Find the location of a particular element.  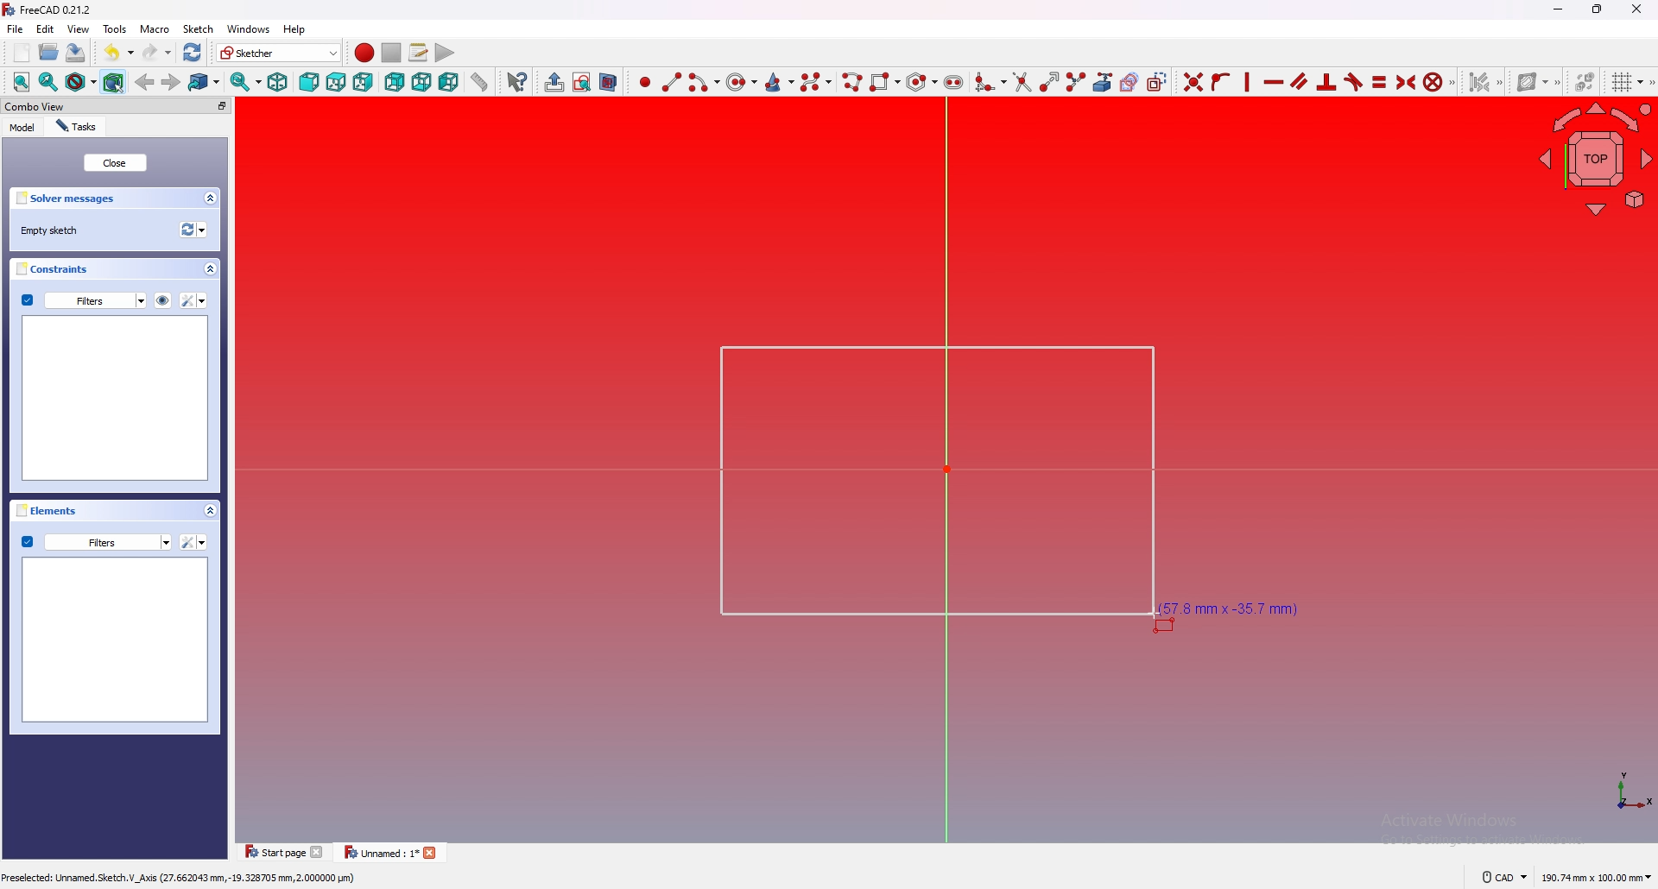

coordinates is located at coordinates (1226, 608).